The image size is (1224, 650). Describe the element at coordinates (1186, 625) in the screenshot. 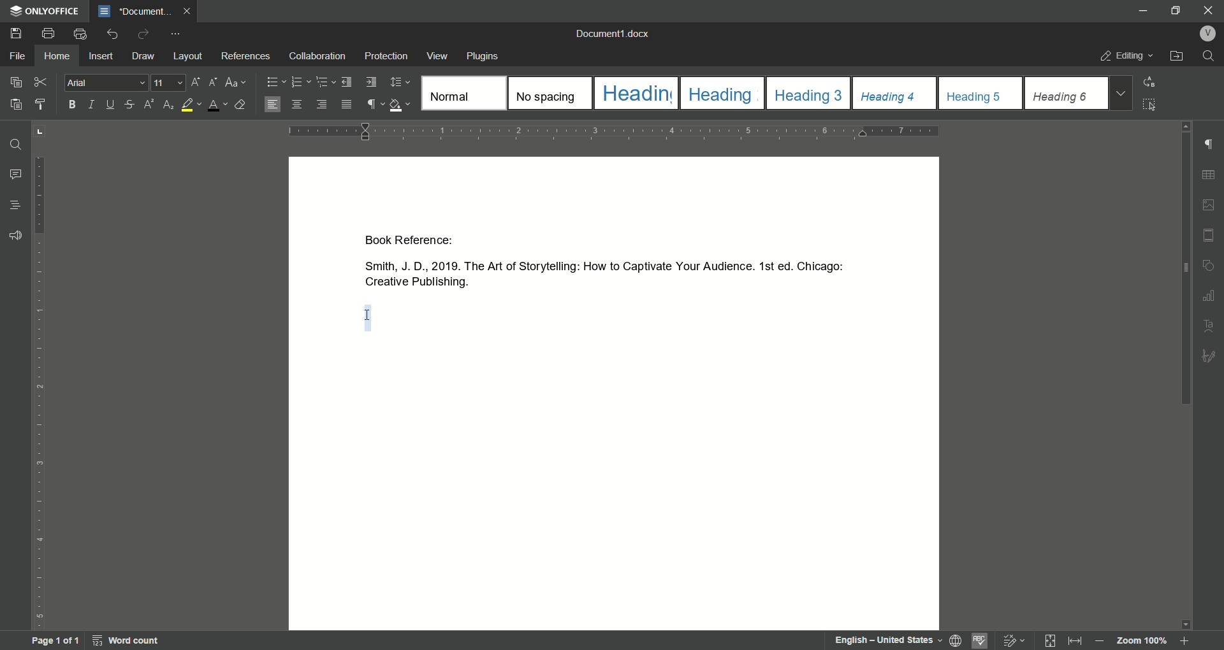

I see `roll down` at that location.